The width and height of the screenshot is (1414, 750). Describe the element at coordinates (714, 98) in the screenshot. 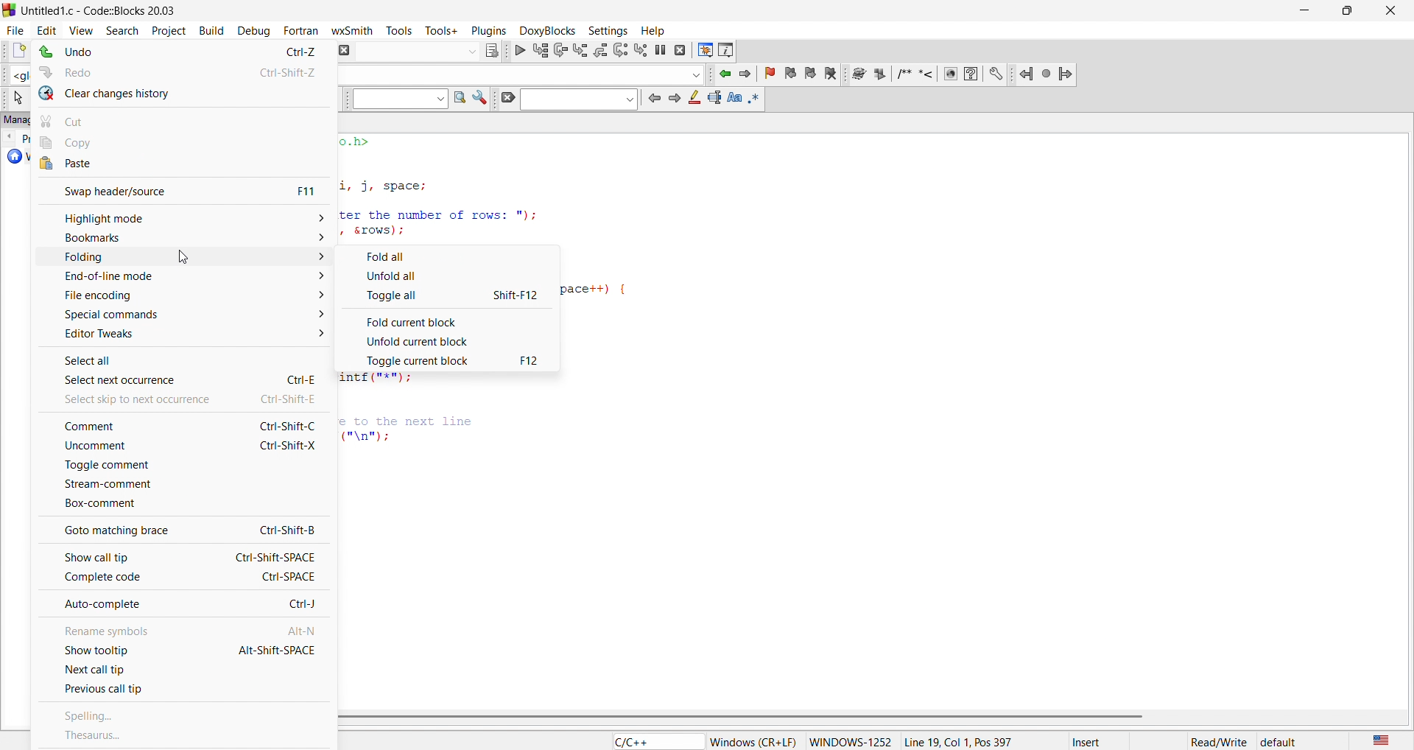

I see `selected text` at that location.